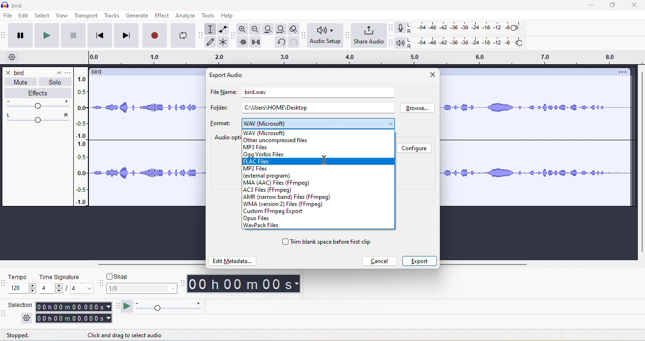 This screenshot has width=645, height=341. I want to click on envelope tool, so click(222, 29).